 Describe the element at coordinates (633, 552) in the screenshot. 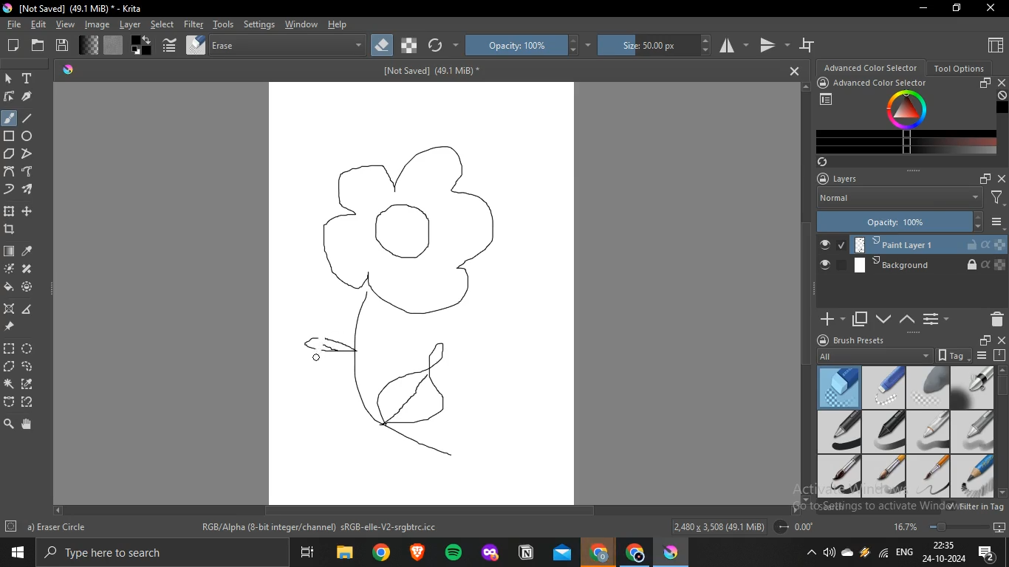

I see `Application` at that location.